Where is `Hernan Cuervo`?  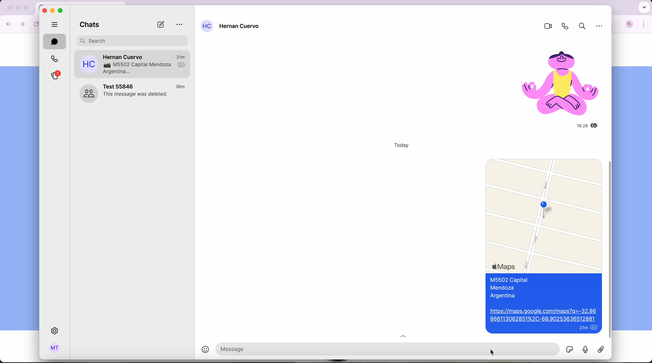 Hernan Cuervo is located at coordinates (240, 27).